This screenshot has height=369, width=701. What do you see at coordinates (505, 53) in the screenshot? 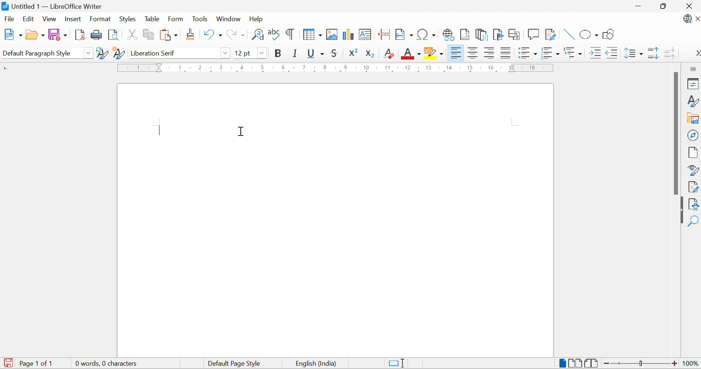
I see `Justified` at bounding box center [505, 53].